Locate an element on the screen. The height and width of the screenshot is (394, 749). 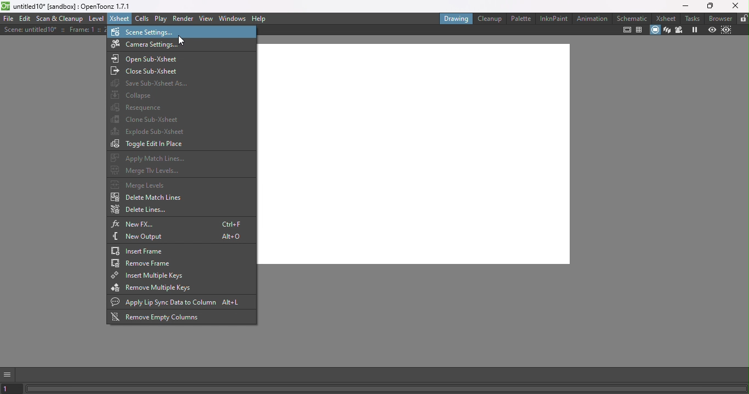
InknPaint is located at coordinates (553, 18).